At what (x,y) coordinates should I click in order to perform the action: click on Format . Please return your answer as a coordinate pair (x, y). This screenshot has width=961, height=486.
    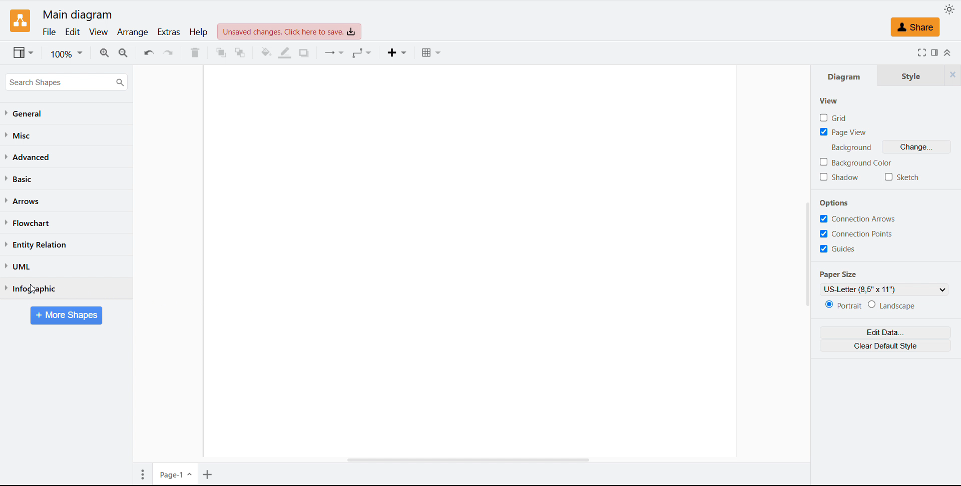
    Looking at the image, I should click on (936, 53).